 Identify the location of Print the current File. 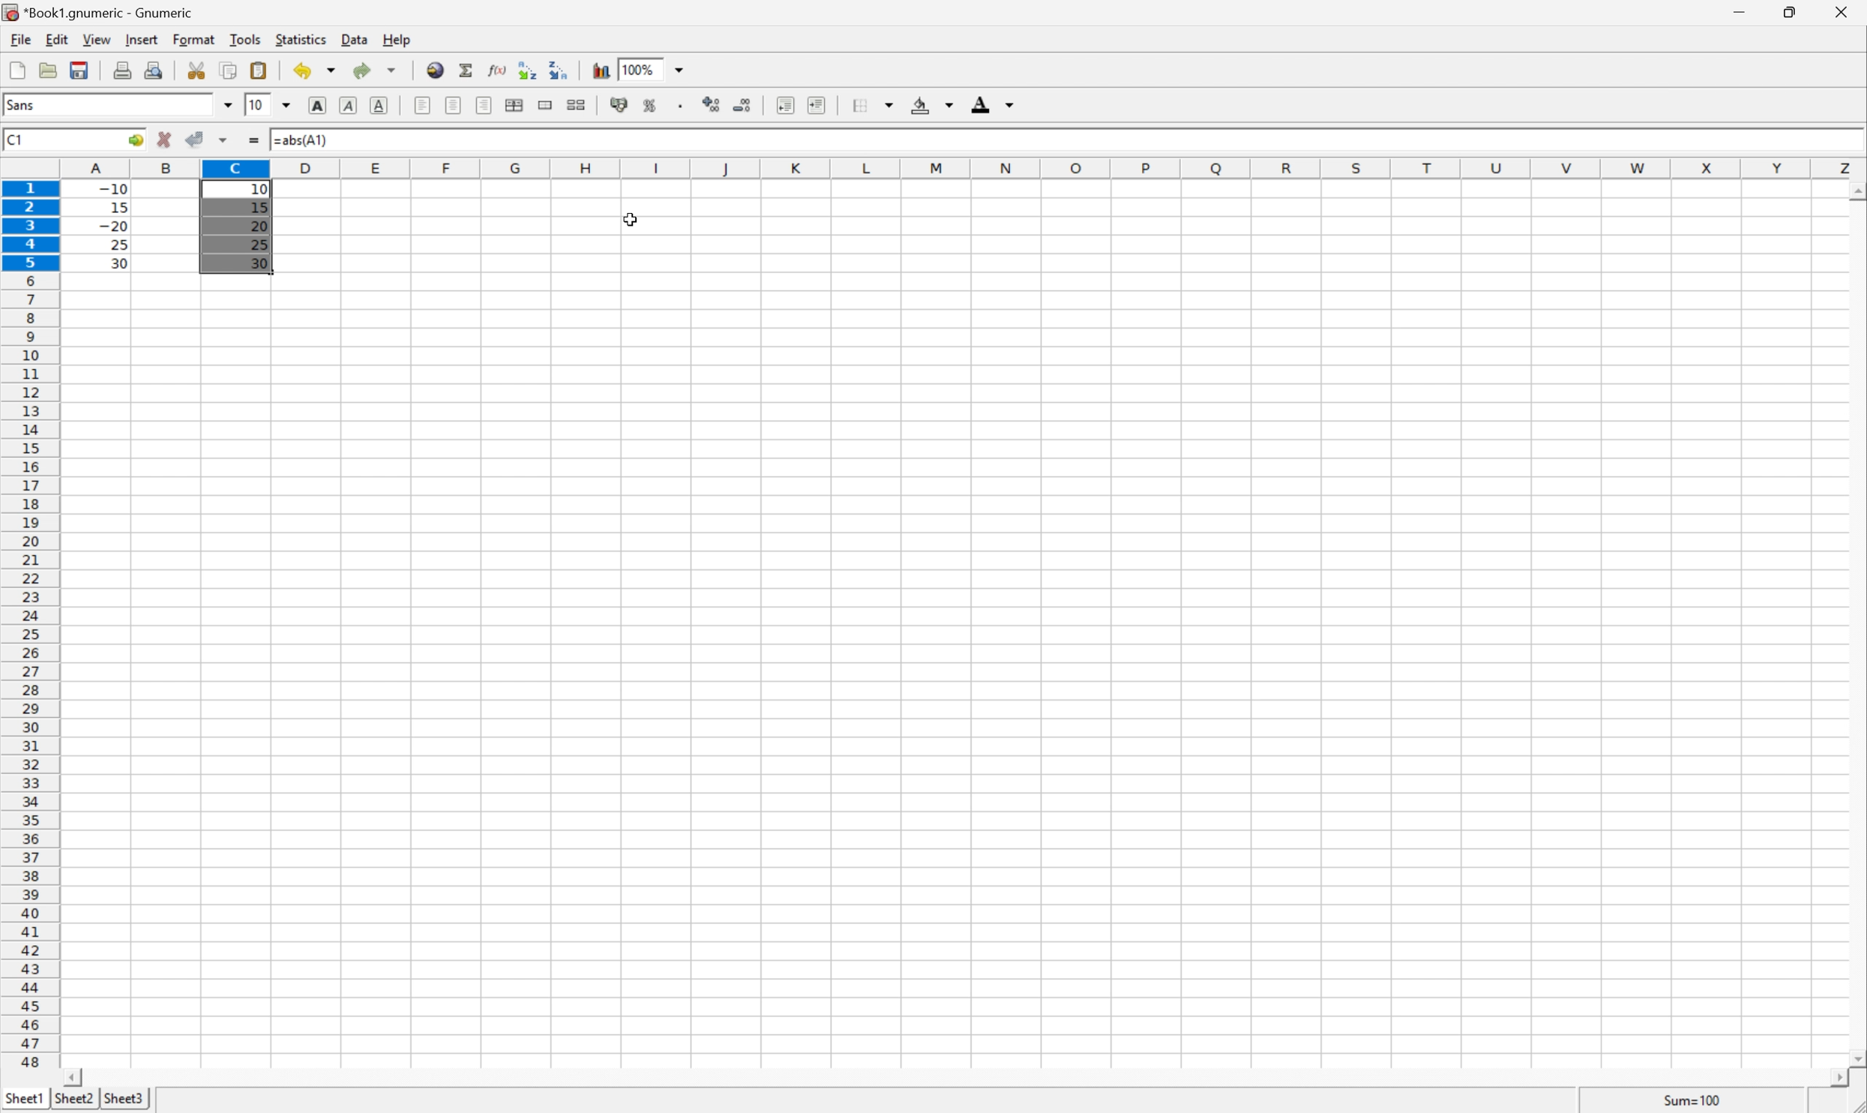
(125, 69).